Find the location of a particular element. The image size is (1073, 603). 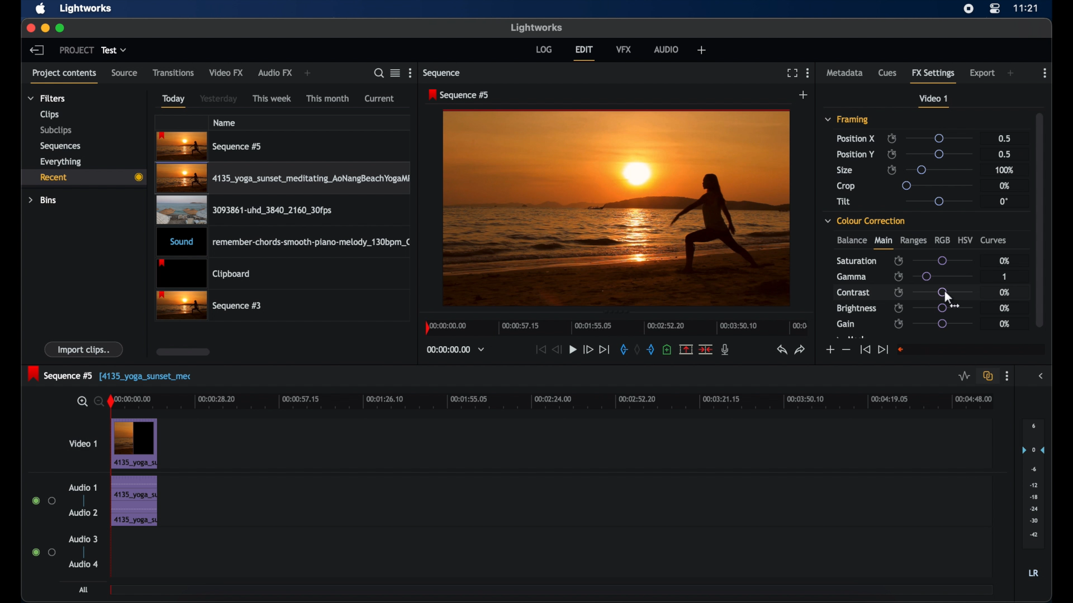

audio 4 is located at coordinates (84, 563).